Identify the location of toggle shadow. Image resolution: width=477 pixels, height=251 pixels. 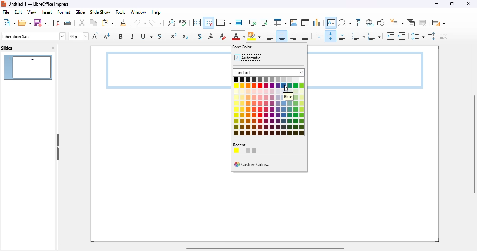
(200, 37).